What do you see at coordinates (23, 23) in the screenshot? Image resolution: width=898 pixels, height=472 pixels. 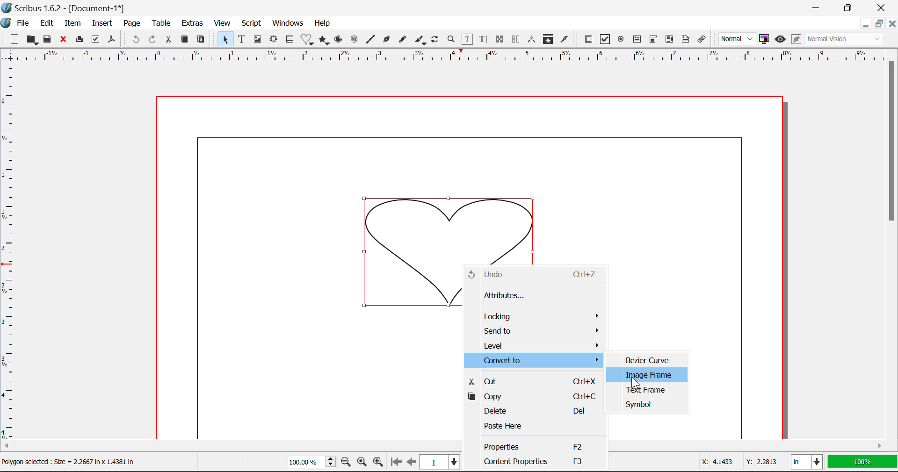 I see `File` at bounding box center [23, 23].